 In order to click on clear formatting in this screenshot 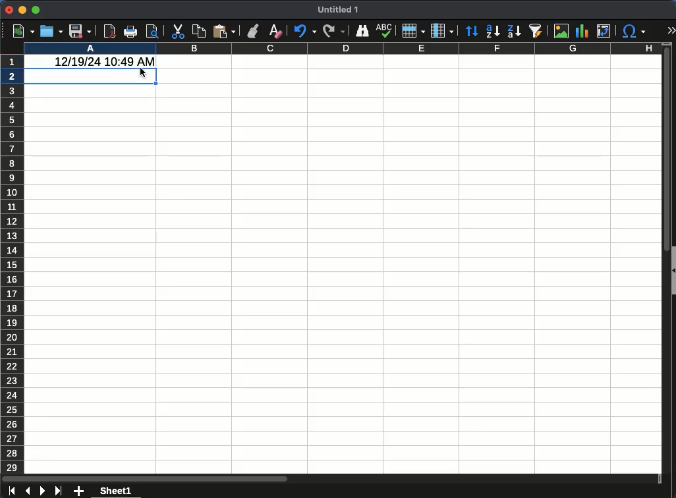, I will do `click(275, 30)`.